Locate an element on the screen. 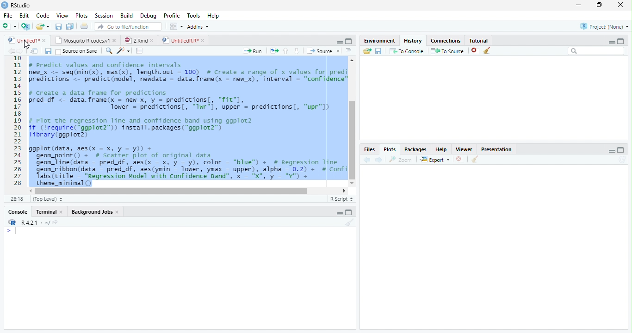 This screenshot has height=333, width=632. #predict values and confidence intervalsew_x <- seq(min(x), max(x), length.out = 100) # Create a range of x values for prediredictions <- predict(model, newdata = data.frame(x = new_x), interval = “confidence”/ Create a data frame for predictionsred_df <- data.frame(x - newx, y = predictions[, "fit"],Tower = predictions, “Iwr"1, upper = predictions, “upr"l)Plot the regression line and confidence band using ggplot2f (irequire(*ggplot2”)) install.packages(“ggplot2”)ibrary(ggplot2)gplot (data, aes(x = x, y = y)) +geom_point() + # scatter plot of original datageon_line(data = pred_df, aes(x = x, y = y), color = “blue”) + # Regression Tinegeom_ribbon(data = pred_df, aes(ymin = lower, ymax = upper), alpha = 0.2) + # ConfiTabs(title = “Regression Model with Confidence Band", x = "X", y = "Y") +SESS(LITIE = WN - is located at coordinates (187, 123).